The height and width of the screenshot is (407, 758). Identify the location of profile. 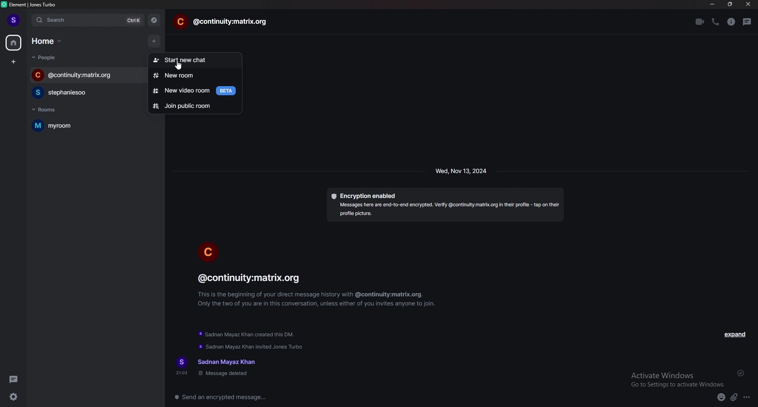
(14, 20).